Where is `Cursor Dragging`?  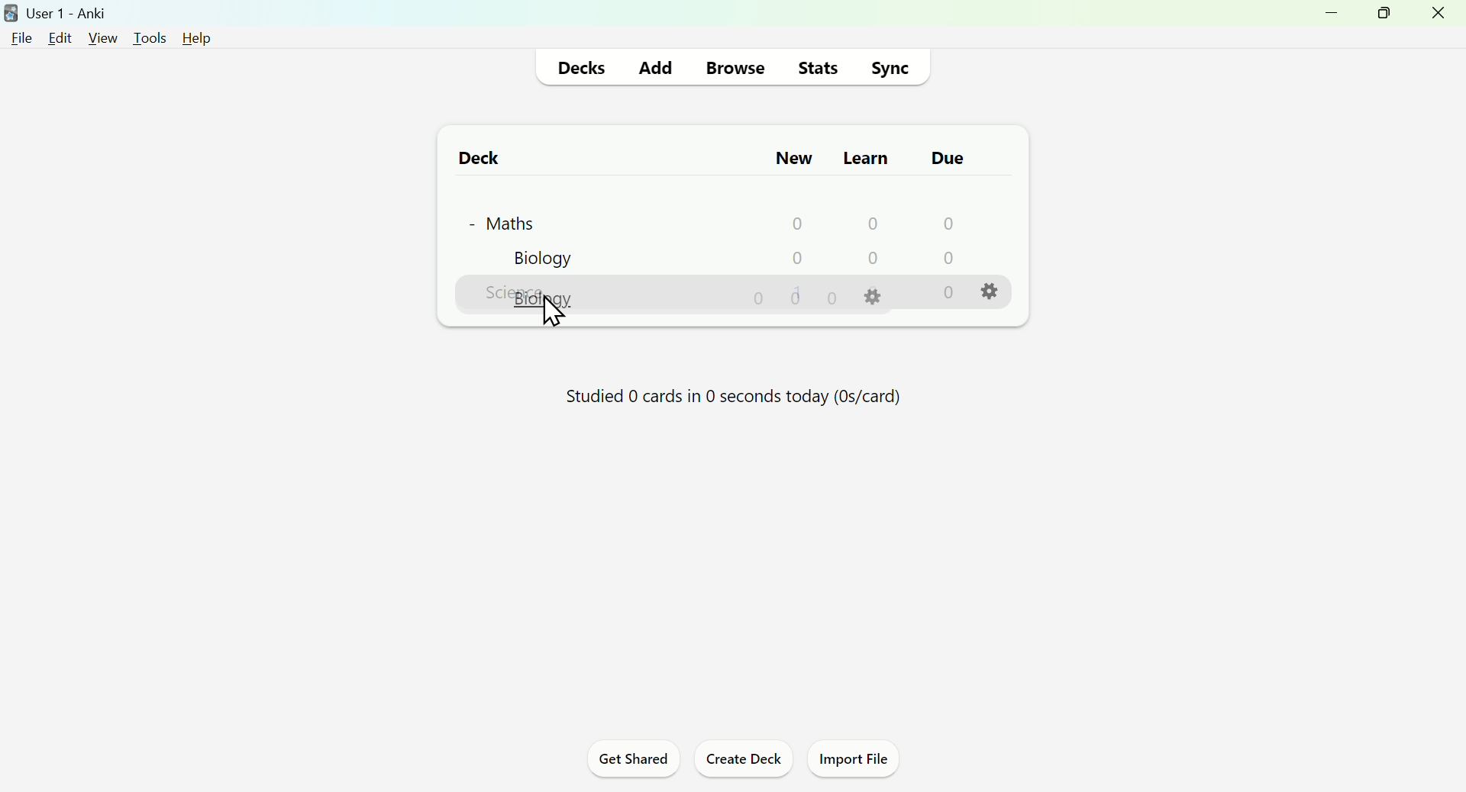 Cursor Dragging is located at coordinates (557, 310).